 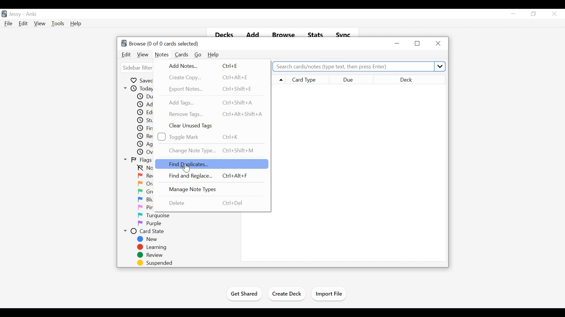 What do you see at coordinates (138, 160) in the screenshot?
I see `Flags` at bounding box center [138, 160].